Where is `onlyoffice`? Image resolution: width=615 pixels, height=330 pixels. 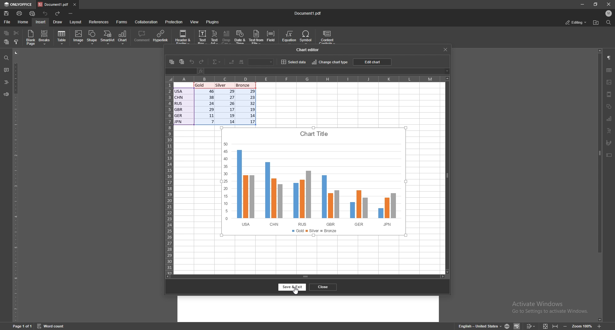
onlyoffice is located at coordinates (18, 4).